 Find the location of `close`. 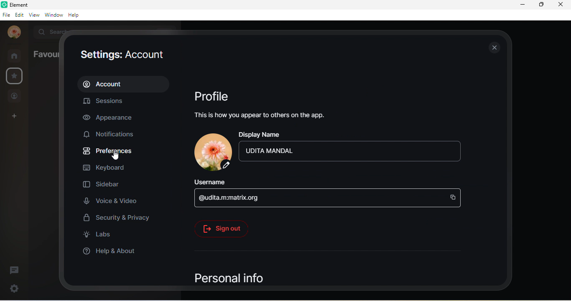

close is located at coordinates (563, 6).